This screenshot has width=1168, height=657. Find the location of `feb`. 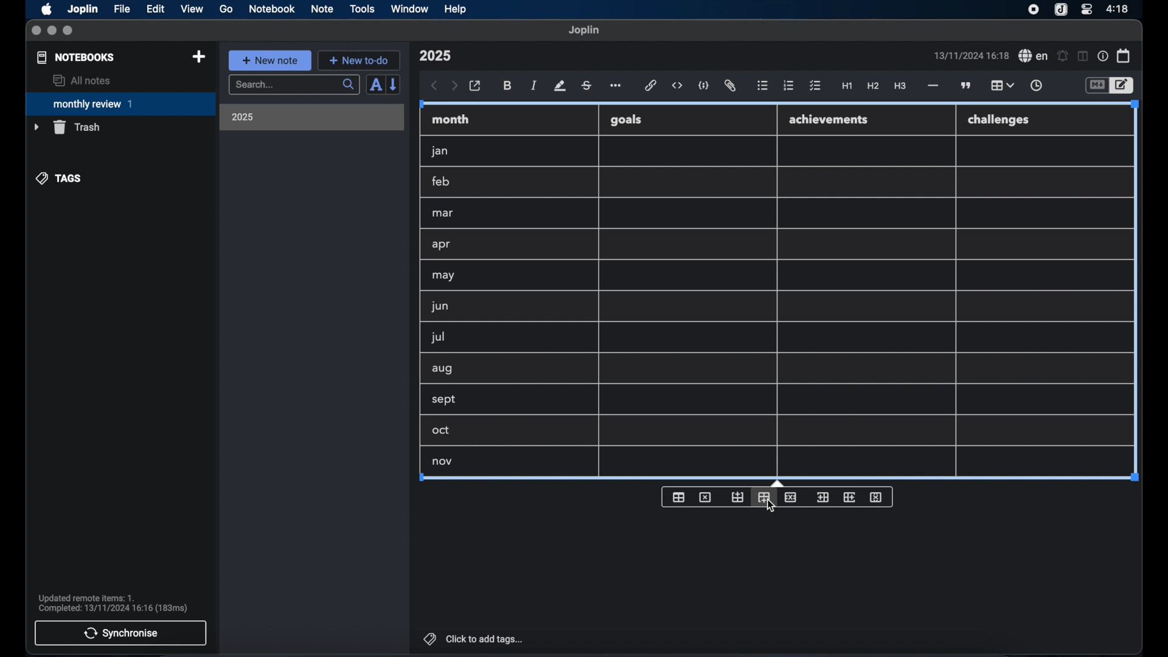

feb is located at coordinates (442, 181).